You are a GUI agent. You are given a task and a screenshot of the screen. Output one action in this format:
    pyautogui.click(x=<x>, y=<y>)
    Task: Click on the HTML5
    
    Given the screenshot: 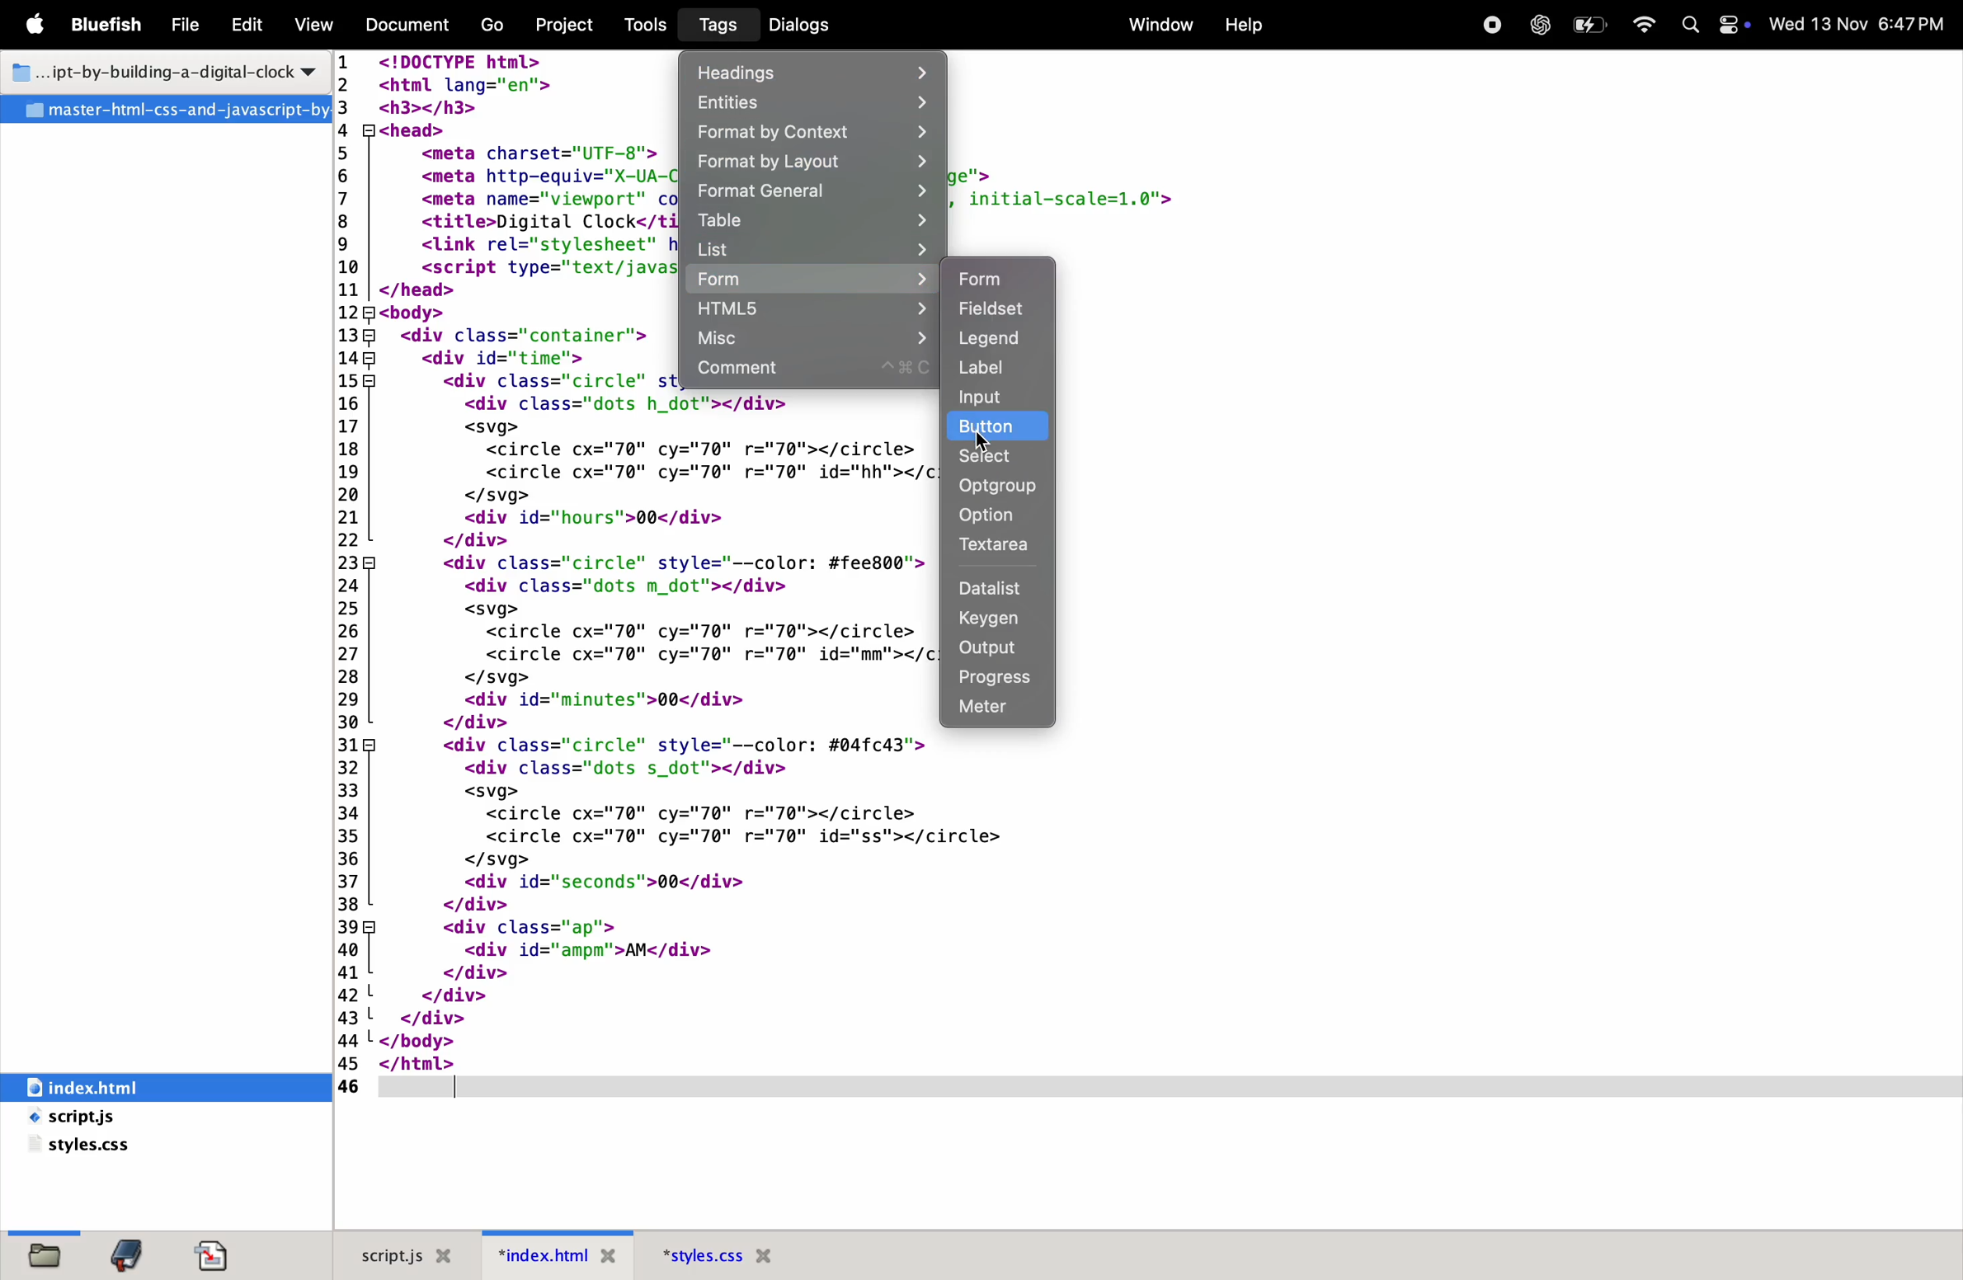 What is the action you would take?
    pyautogui.click(x=812, y=309)
    